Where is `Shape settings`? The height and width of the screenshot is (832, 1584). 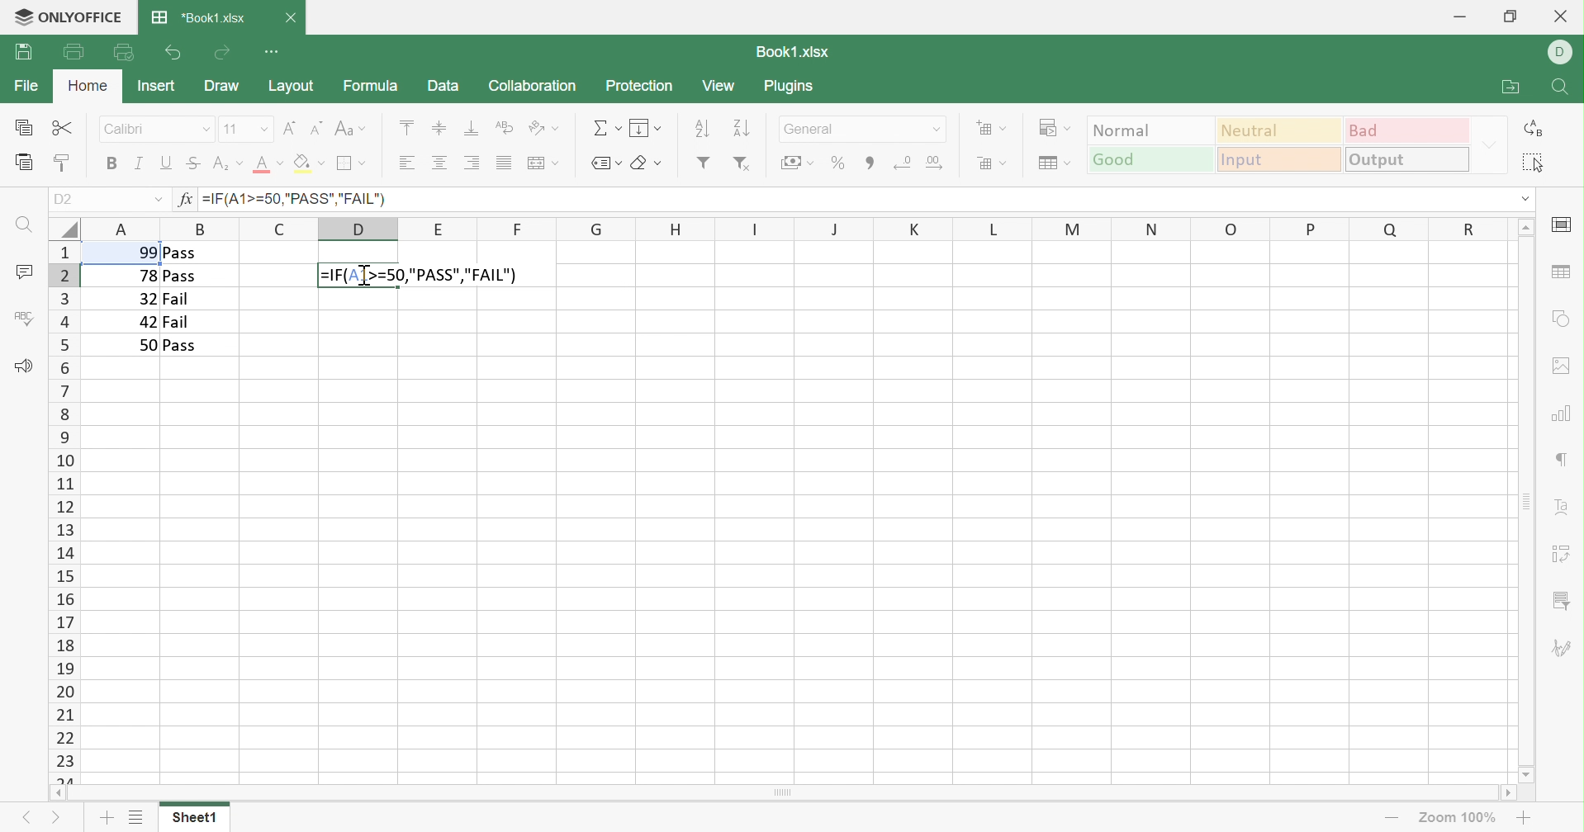 Shape settings is located at coordinates (1562, 318).